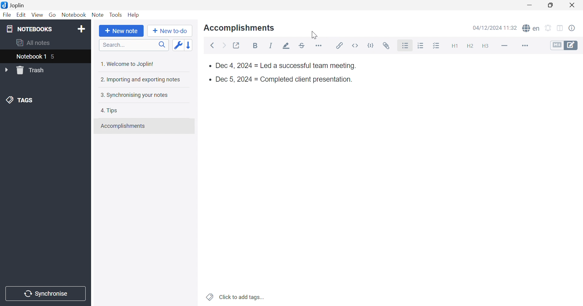  I want to click on Horizontal, so click(319, 46).